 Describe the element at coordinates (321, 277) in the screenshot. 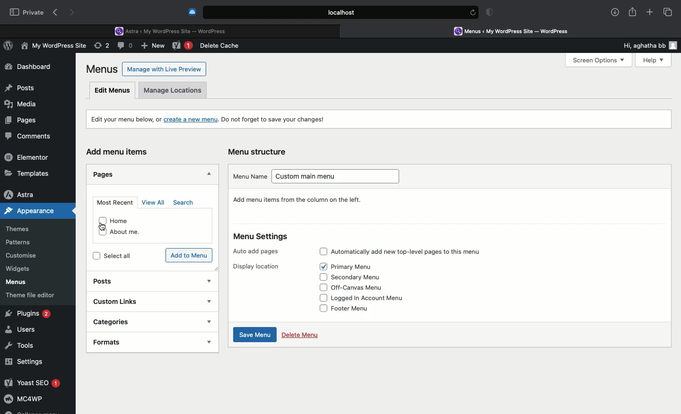

I see `Check box` at that location.